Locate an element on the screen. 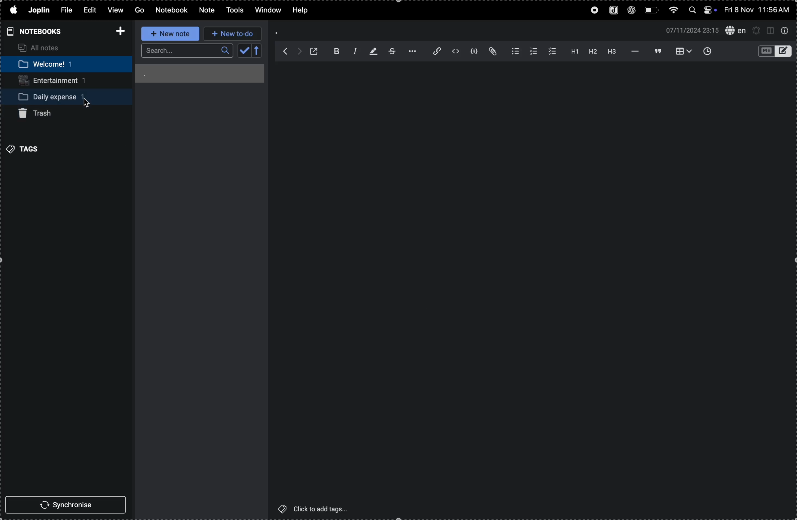 The image size is (797, 520). apple widgets is located at coordinates (702, 11).